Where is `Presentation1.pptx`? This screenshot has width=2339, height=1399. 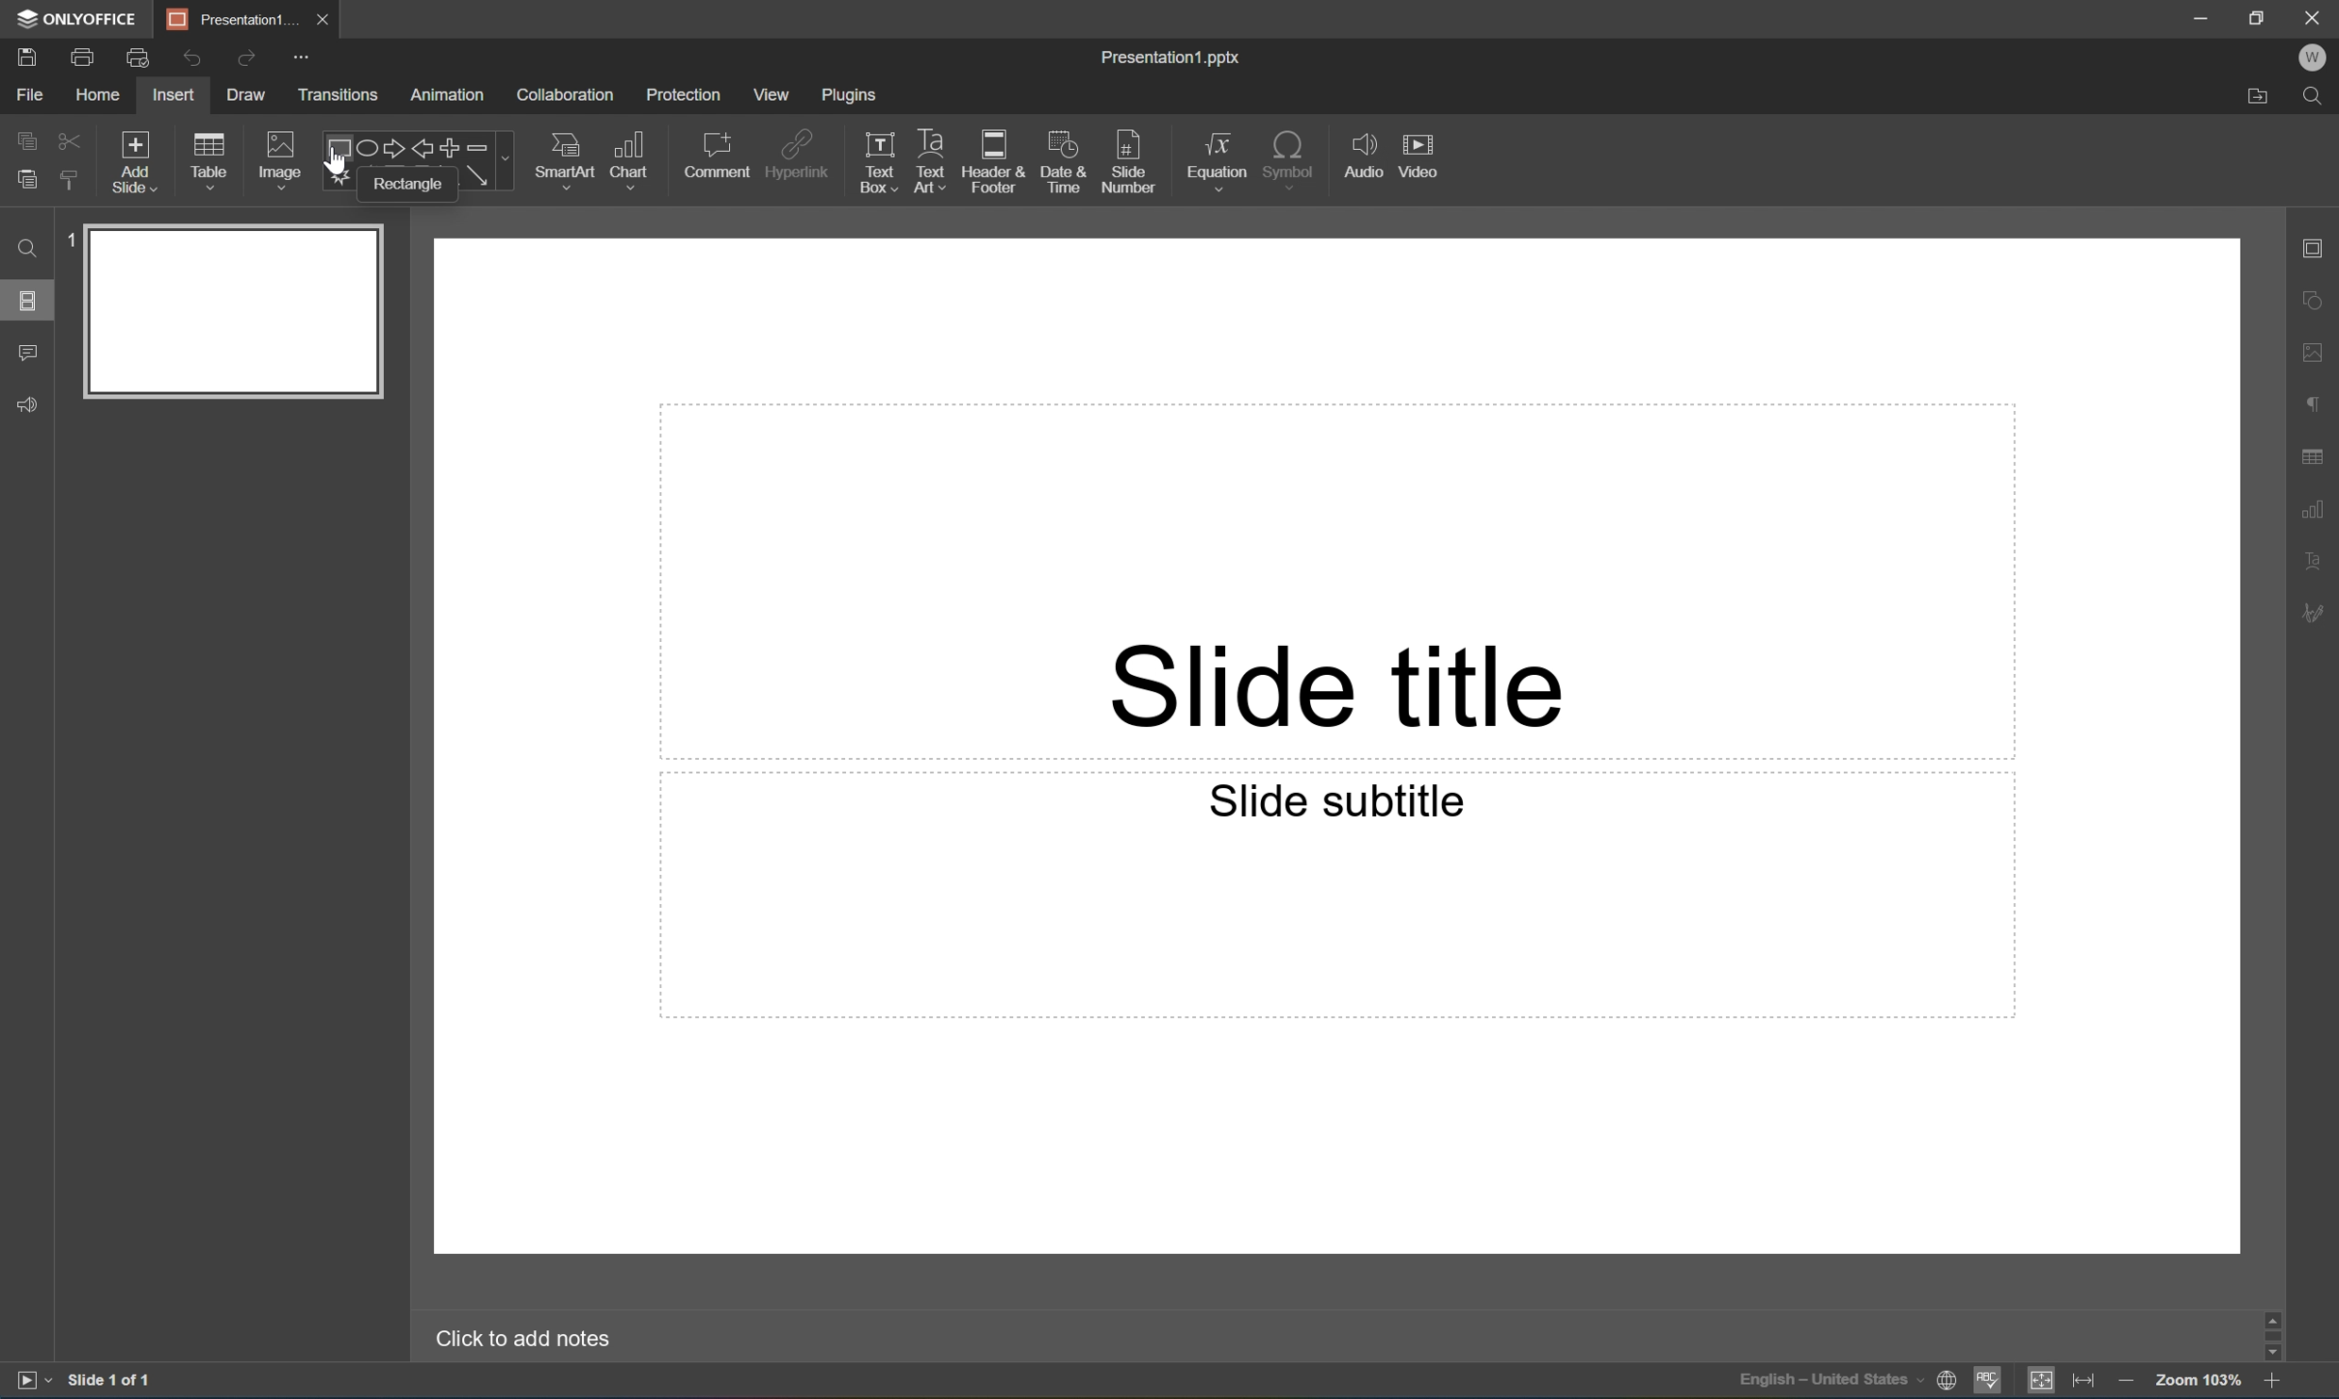
Presentation1.pptx is located at coordinates (1174, 60).